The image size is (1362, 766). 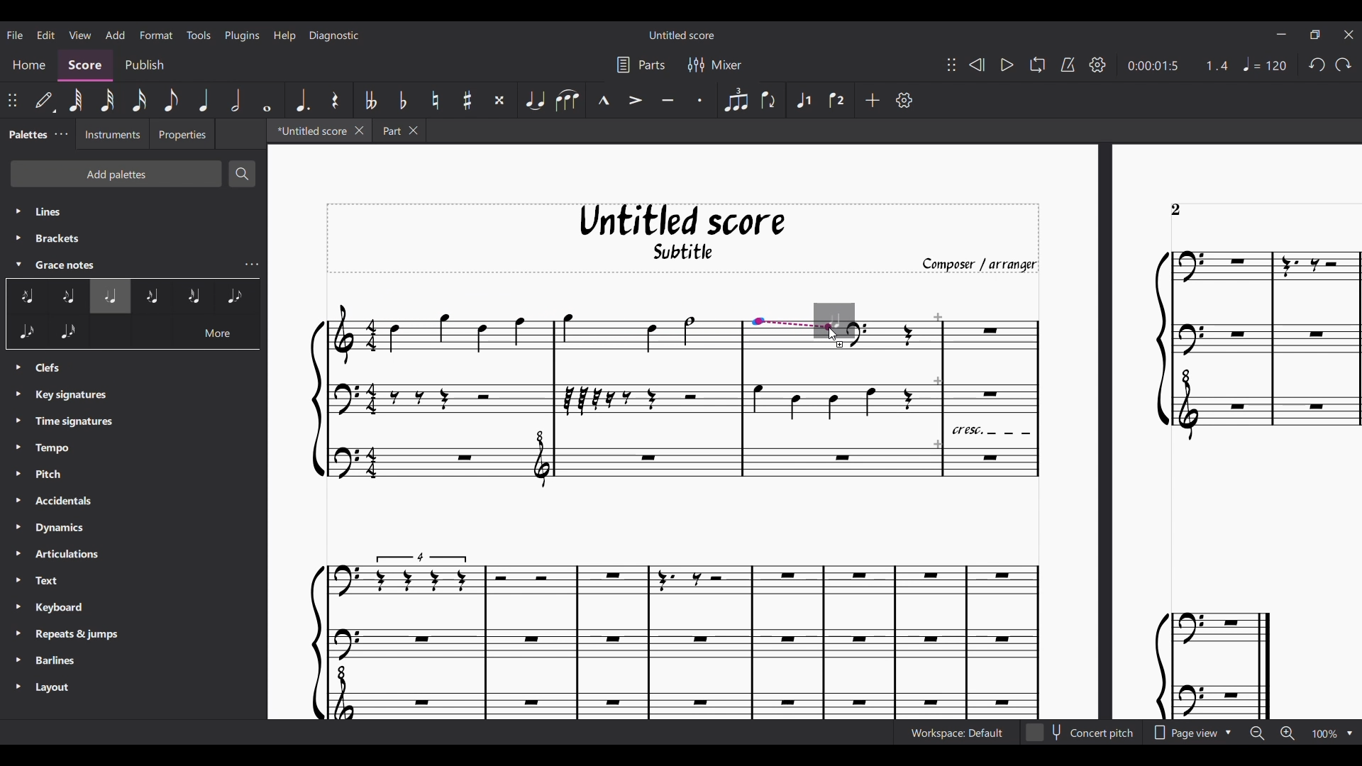 What do you see at coordinates (285, 35) in the screenshot?
I see `Help menu` at bounding box center [285, 35].